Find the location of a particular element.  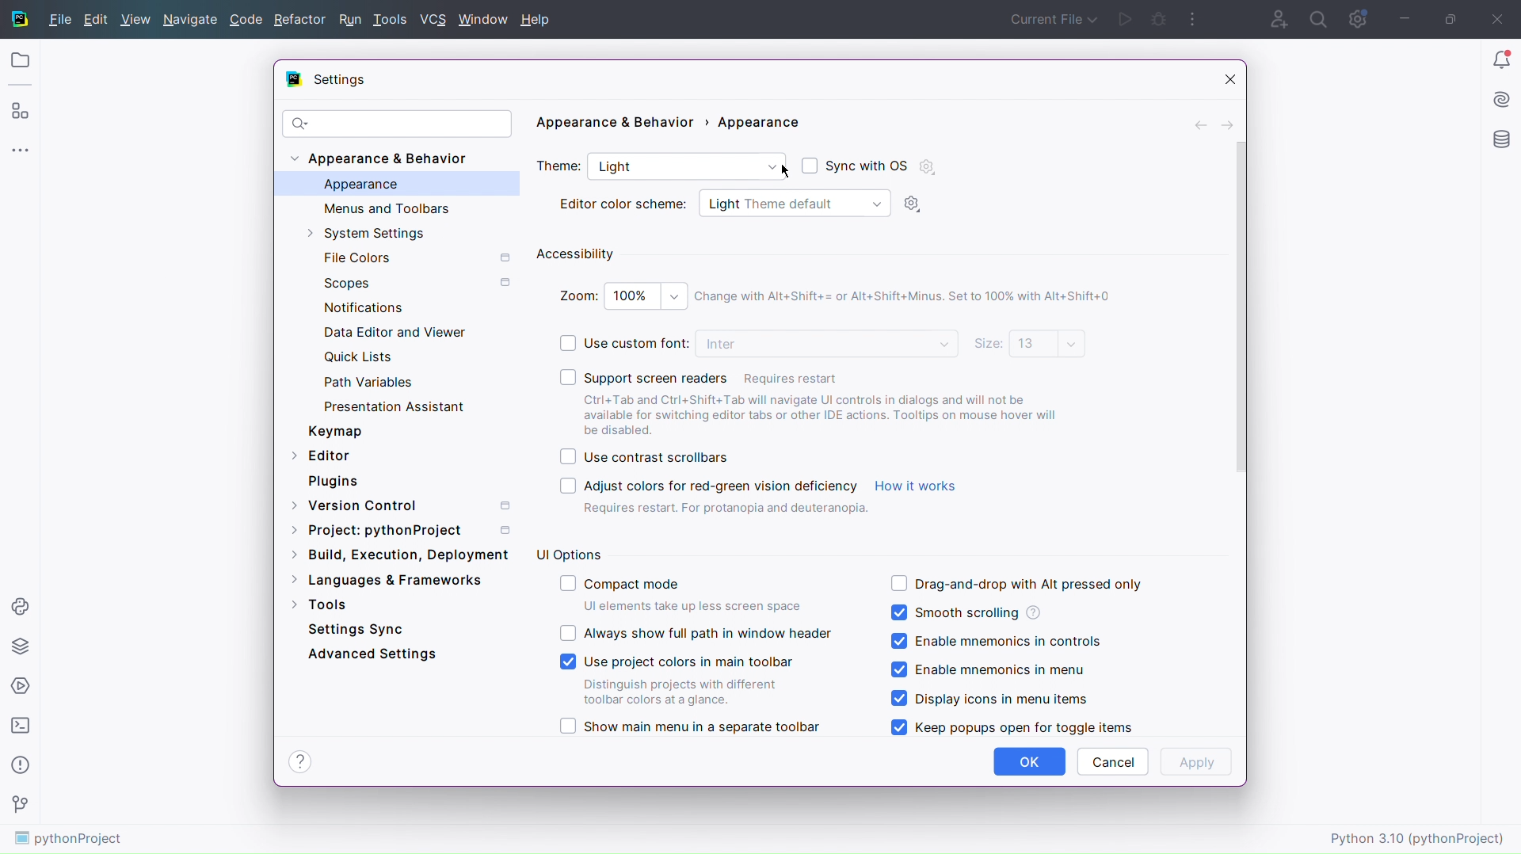

Always show full path in window header is located at coordinates (696, 633).